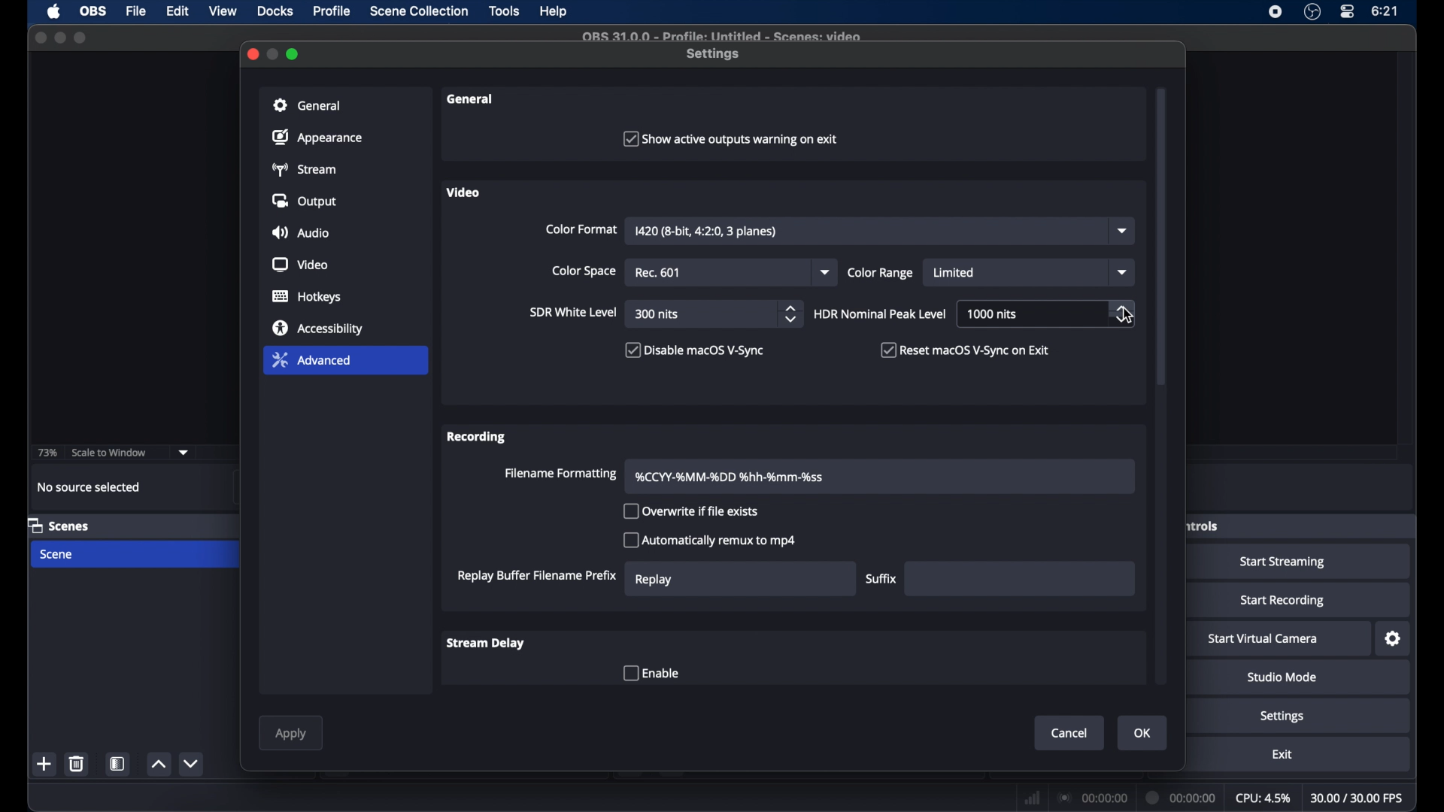  I want to click on hotkeys, so click(307, 296).